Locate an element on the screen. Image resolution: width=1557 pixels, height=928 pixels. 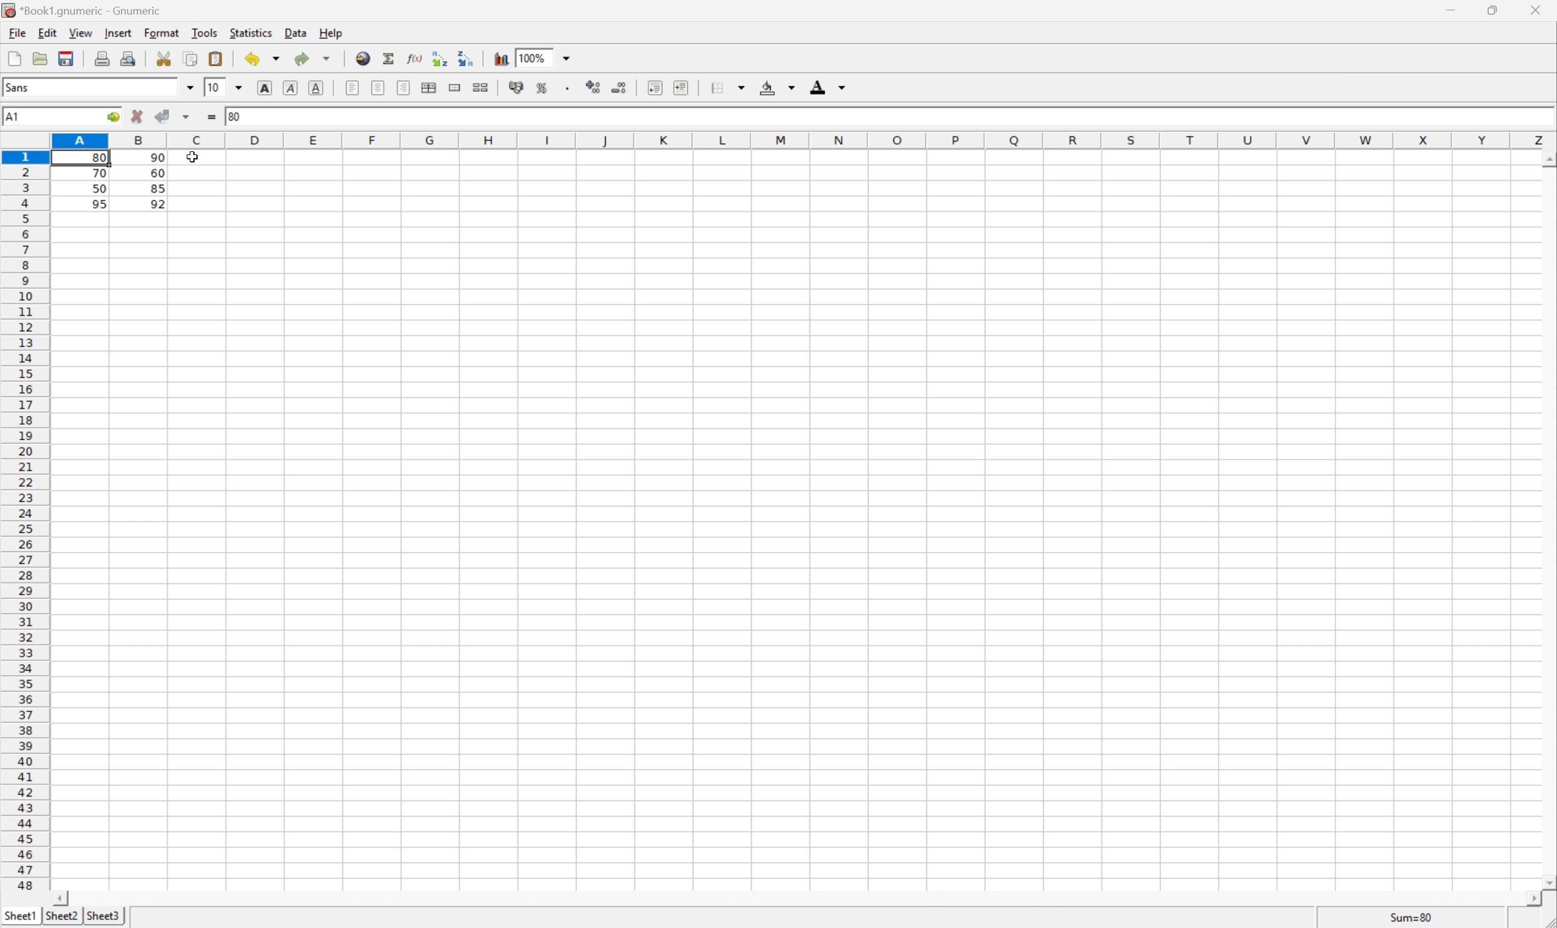
Save the current file is located at coordinates (65, 57).